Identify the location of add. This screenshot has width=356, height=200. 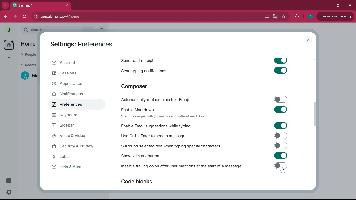
(8, 57).